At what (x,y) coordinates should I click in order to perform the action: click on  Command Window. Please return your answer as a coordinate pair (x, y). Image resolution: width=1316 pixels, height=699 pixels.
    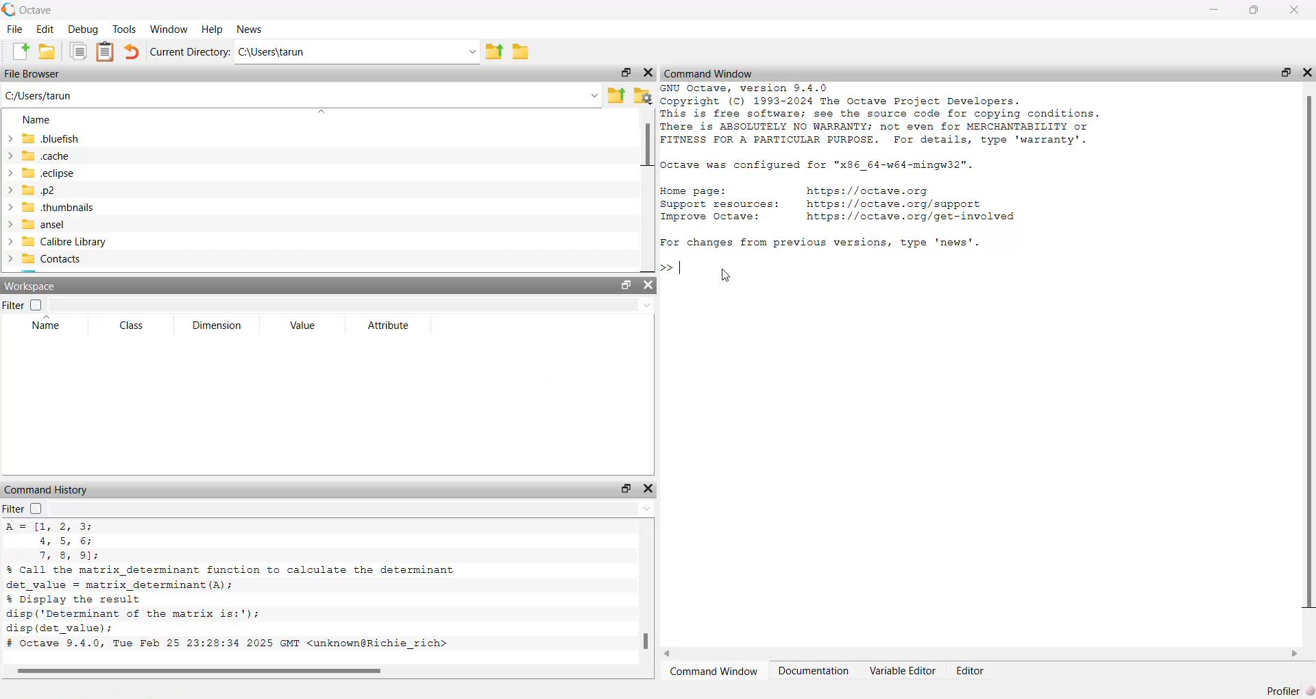
    Looking at the image, I should click on (715, 671).